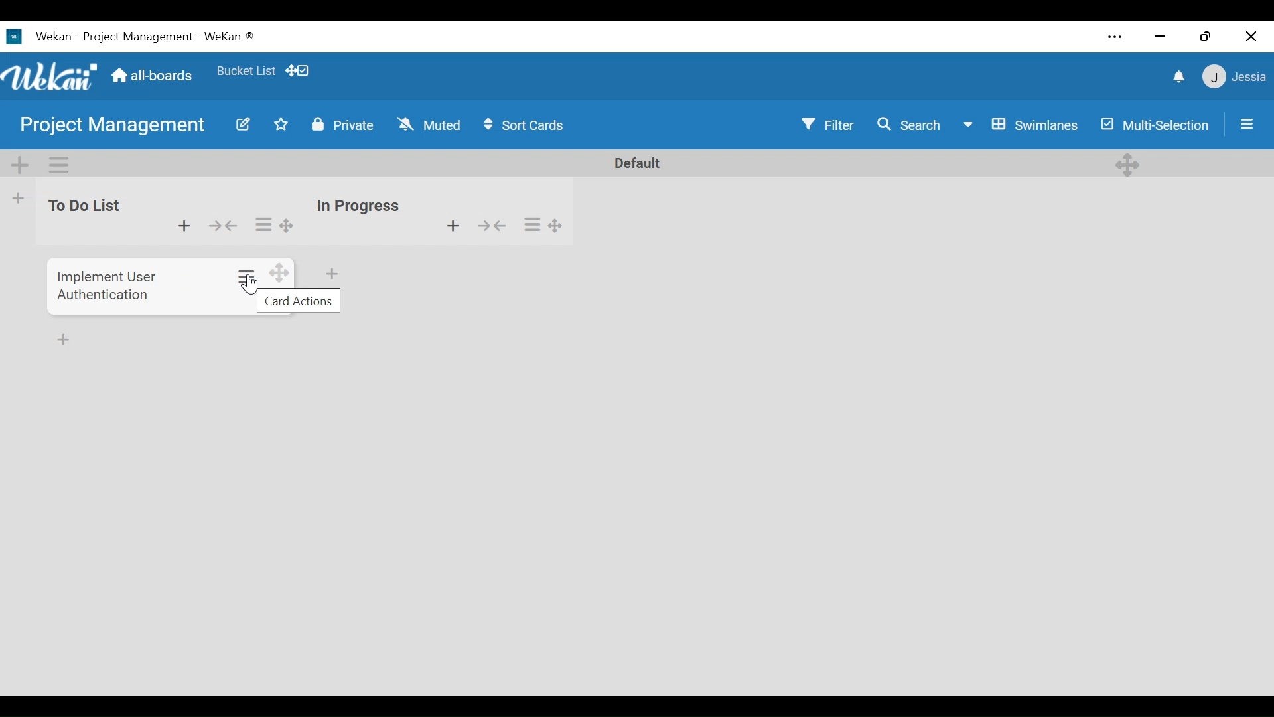 The height and width of the screenshot is (717, 1274). Describe the element at coordinates (109, 283) in the screenshot. I see `Implement User Authentication` at that location.